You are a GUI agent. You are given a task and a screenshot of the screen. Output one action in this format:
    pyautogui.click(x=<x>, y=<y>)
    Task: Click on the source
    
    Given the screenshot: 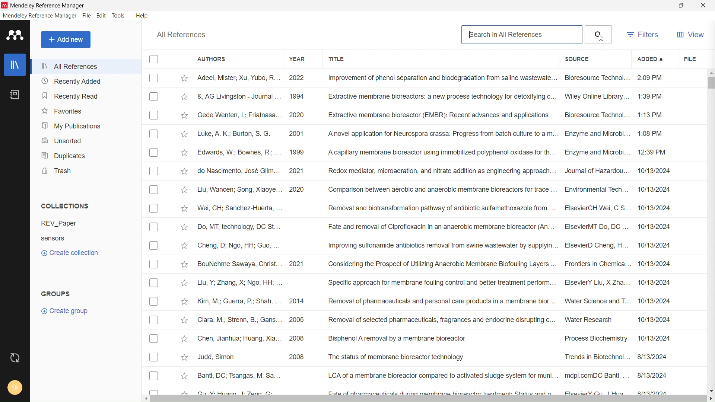 What is the action you would take?
    pyautogui.click(x=594, y=59)
    